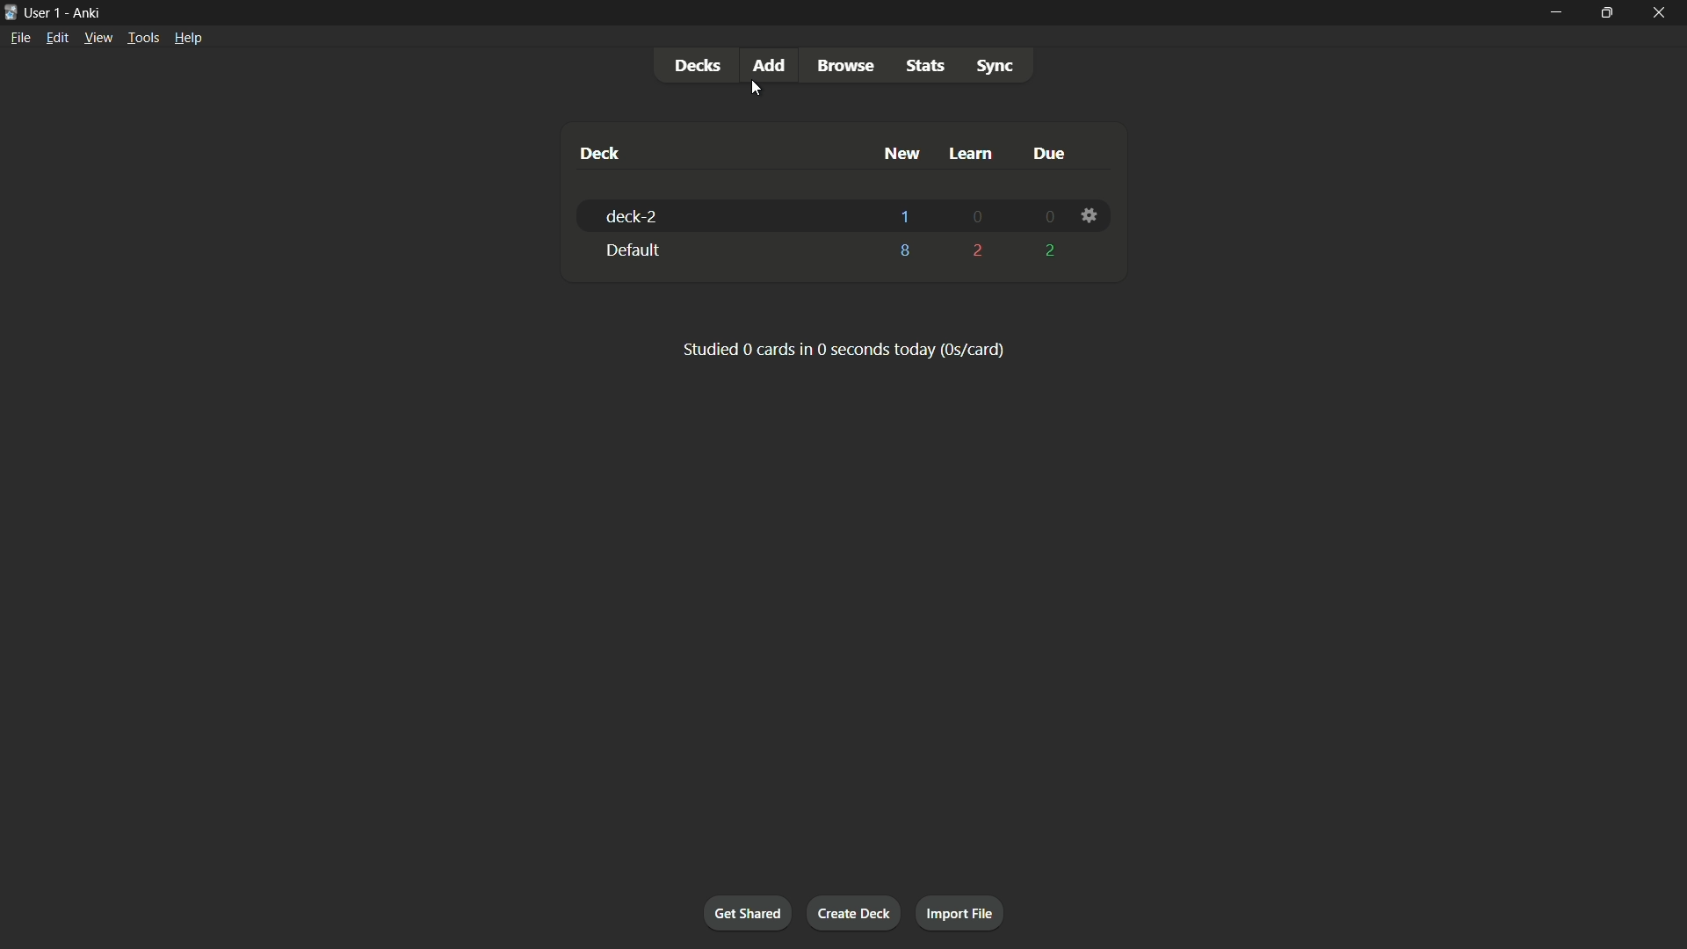  I want to click on 2, so click(980, 250).